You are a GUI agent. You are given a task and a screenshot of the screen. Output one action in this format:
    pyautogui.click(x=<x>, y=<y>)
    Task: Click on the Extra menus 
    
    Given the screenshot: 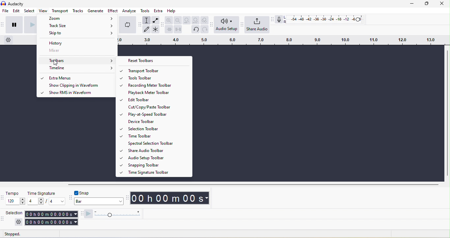 What is the action you would take?
    pyautogui.click(x=80, y=78)
    